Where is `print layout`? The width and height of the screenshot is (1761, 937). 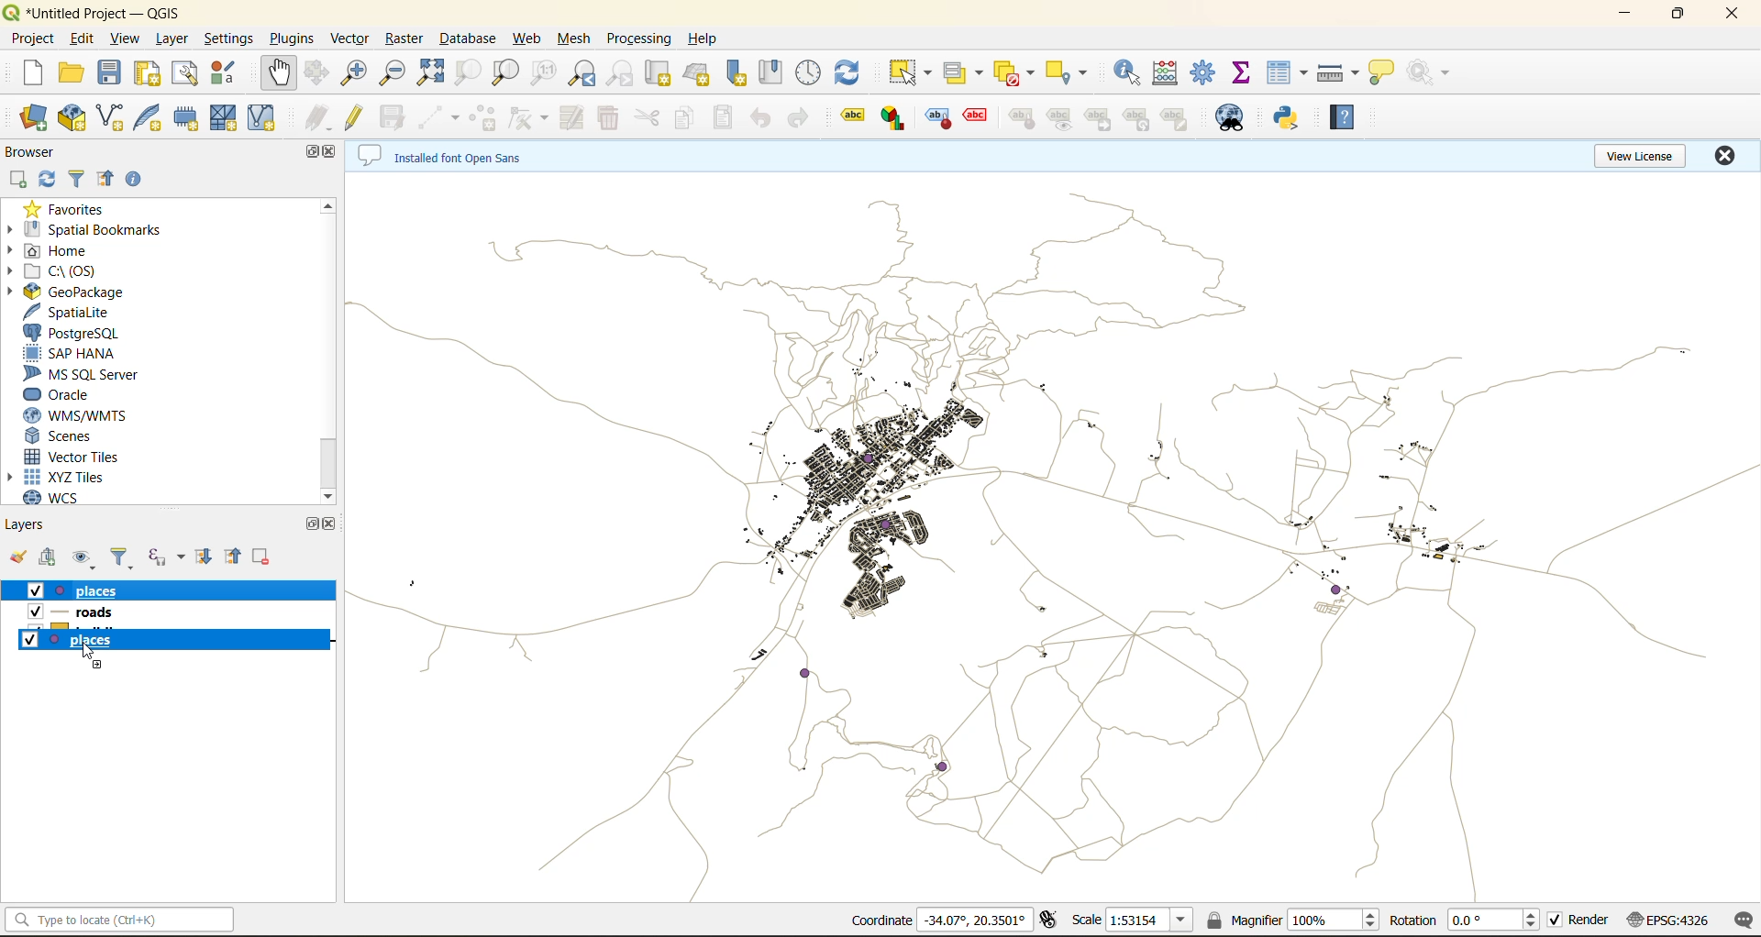
print layout is located at coordinates (143, 73).